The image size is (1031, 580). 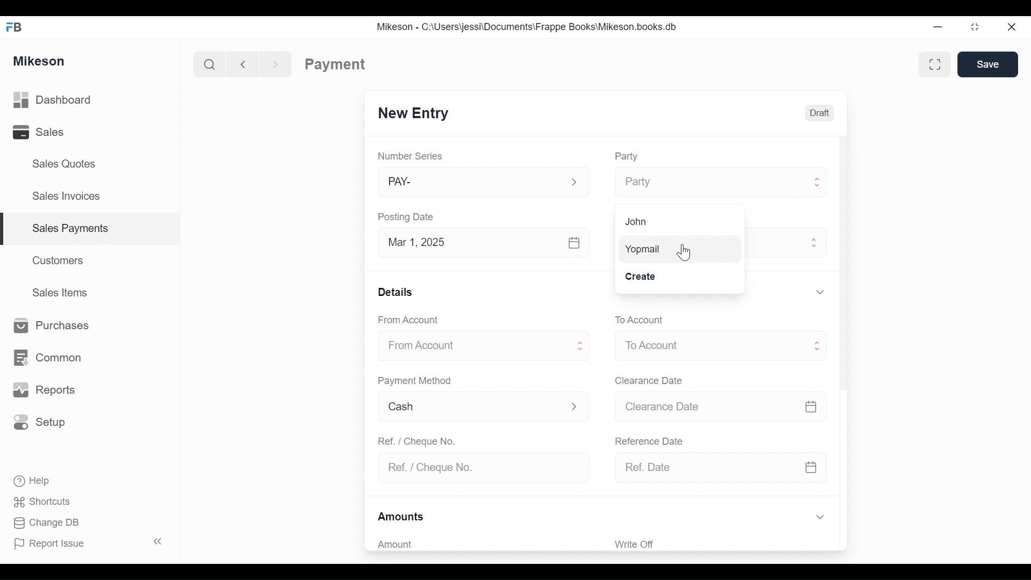 I want to click on PAY-, so click(x=483, y=181).